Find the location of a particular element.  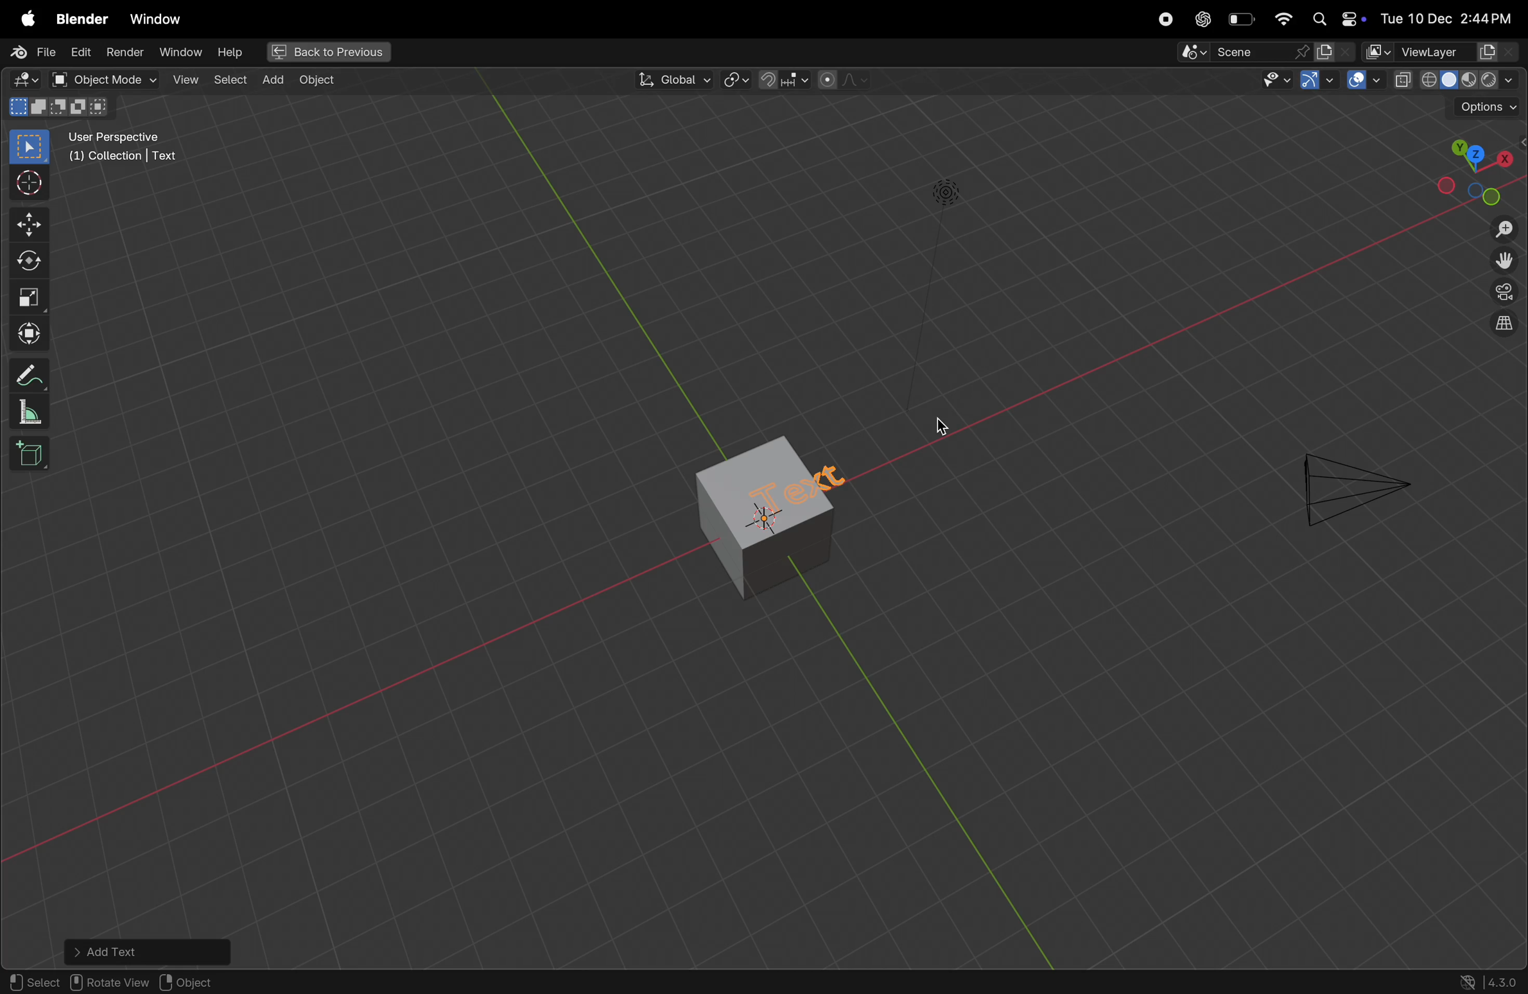

pencil is located at coordinates (25, 376).